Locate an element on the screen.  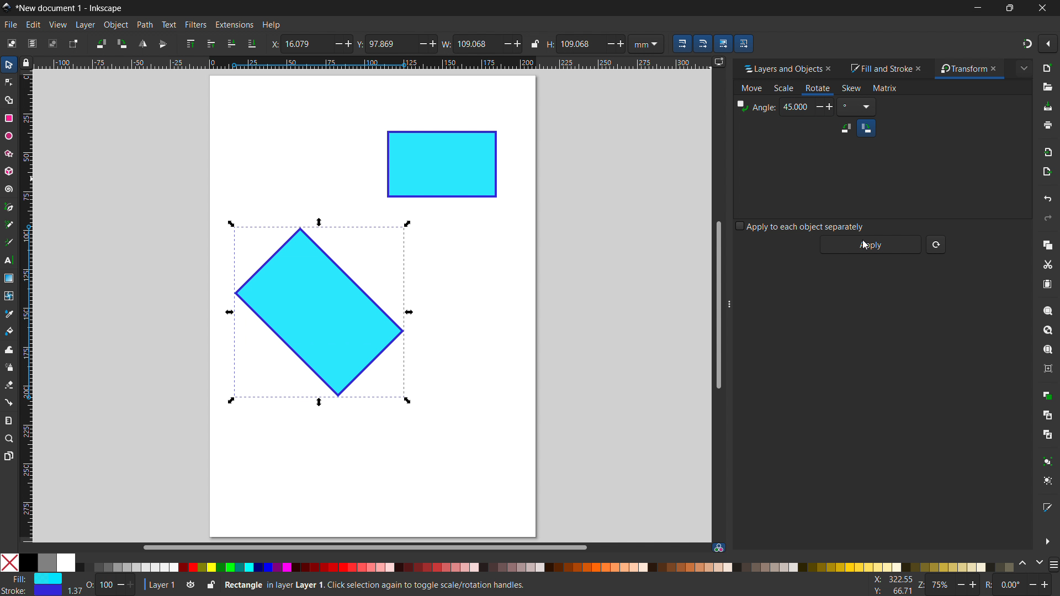
zoom tool is located at coordinates (9, 438).